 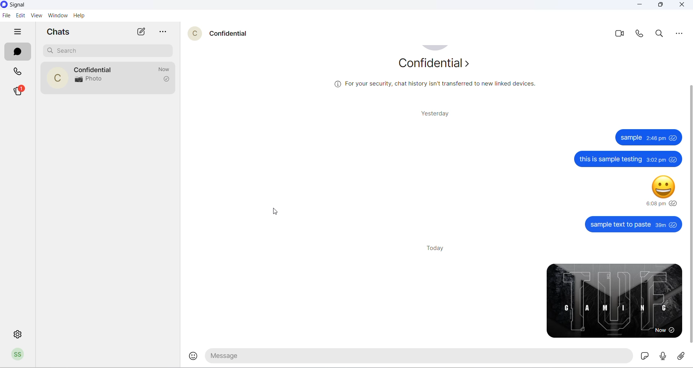 I want to click on emojis, so click(x=194, y=356).